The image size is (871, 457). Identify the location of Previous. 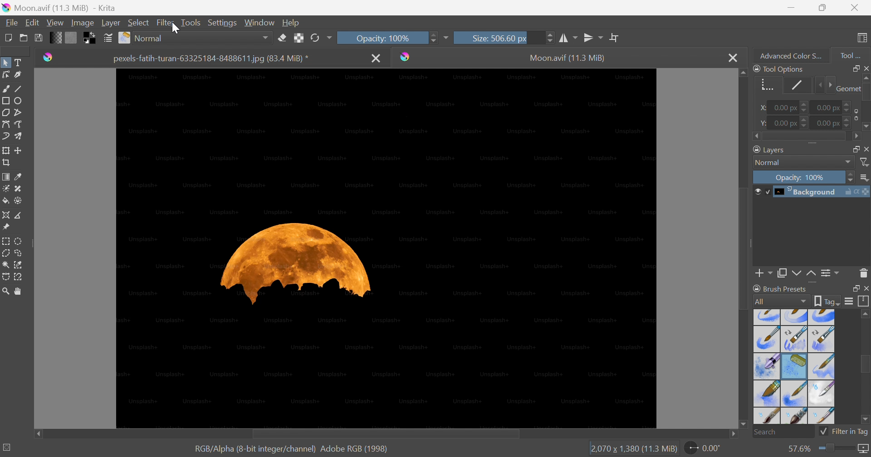
(817, 85).